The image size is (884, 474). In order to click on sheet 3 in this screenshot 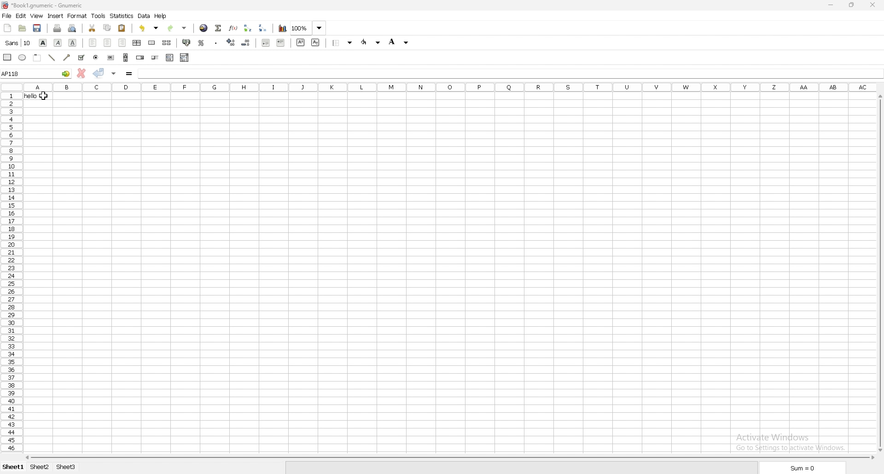, I will do `click(66, 467)`.